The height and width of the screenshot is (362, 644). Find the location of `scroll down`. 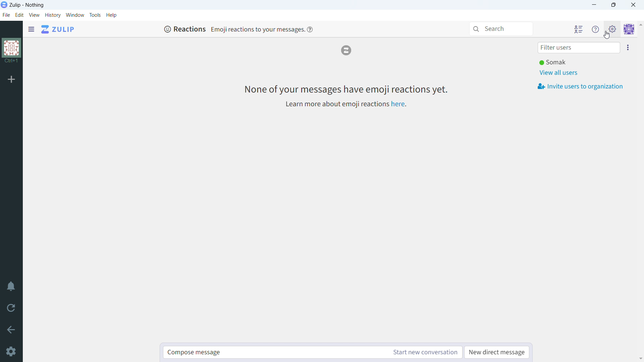

scroll down is located at coordinates (640, 358).